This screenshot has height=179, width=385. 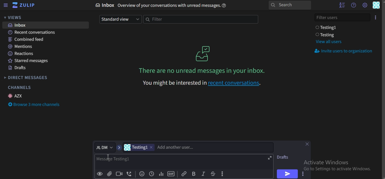 I want to click on vold, so click(x=194, y=174).